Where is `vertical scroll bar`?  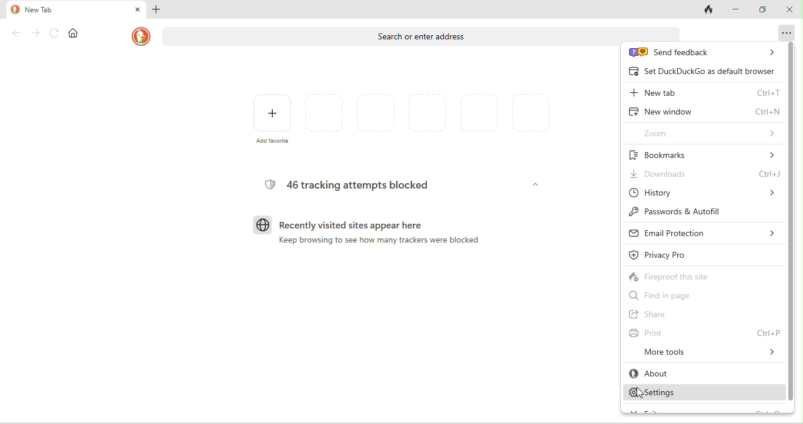 vertical scroll bar is located at coordinates (791, 221).